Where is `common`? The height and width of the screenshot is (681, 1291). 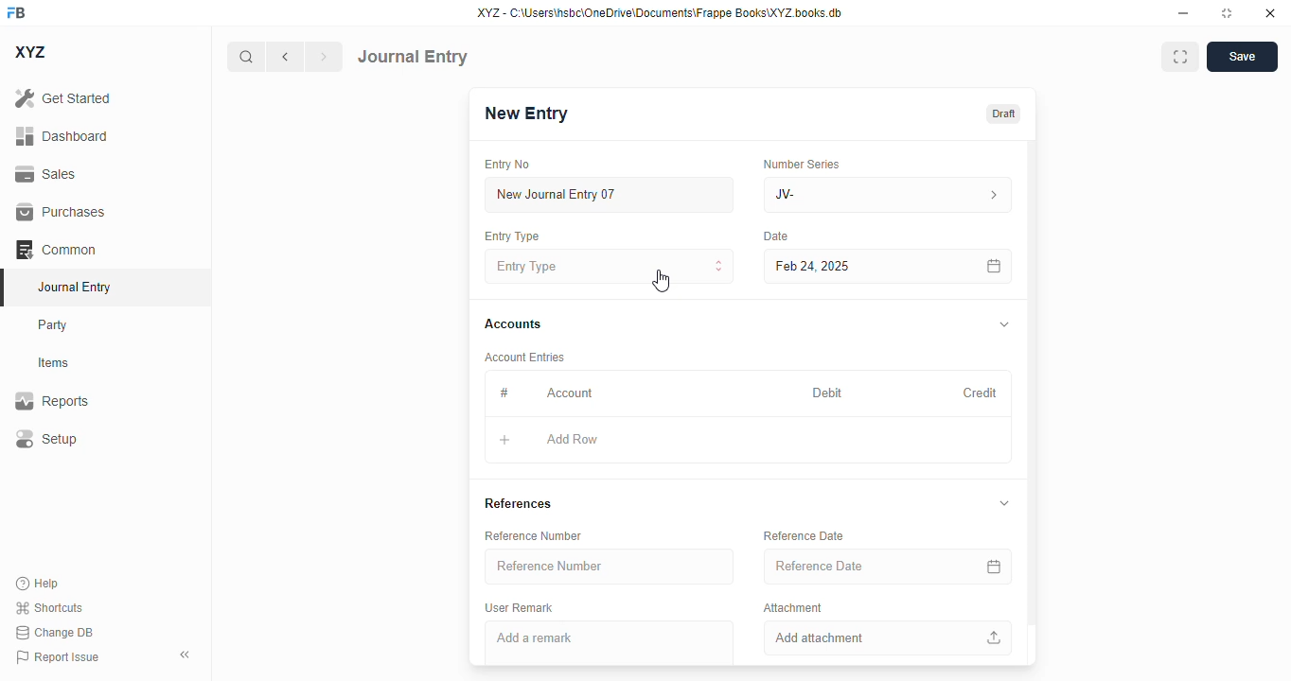 common is located at coordinates (56, 249).